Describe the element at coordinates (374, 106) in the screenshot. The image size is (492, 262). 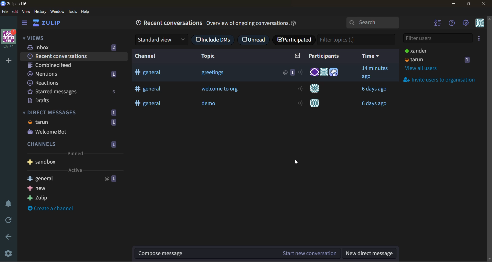
I see `time` at that location.